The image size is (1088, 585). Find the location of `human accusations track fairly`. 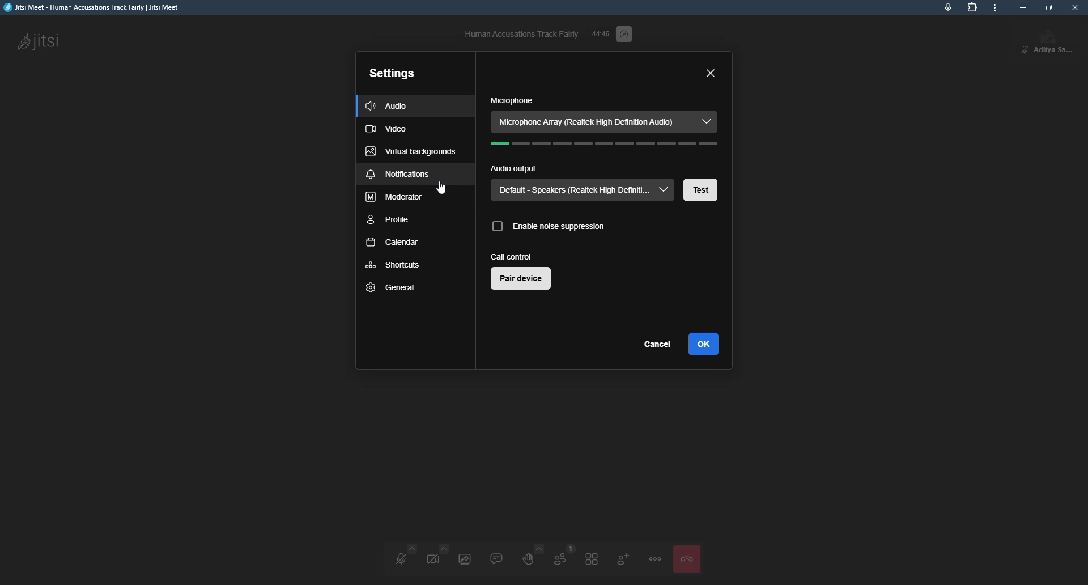

human accusations track fairly is located at coordinates (521, 33).